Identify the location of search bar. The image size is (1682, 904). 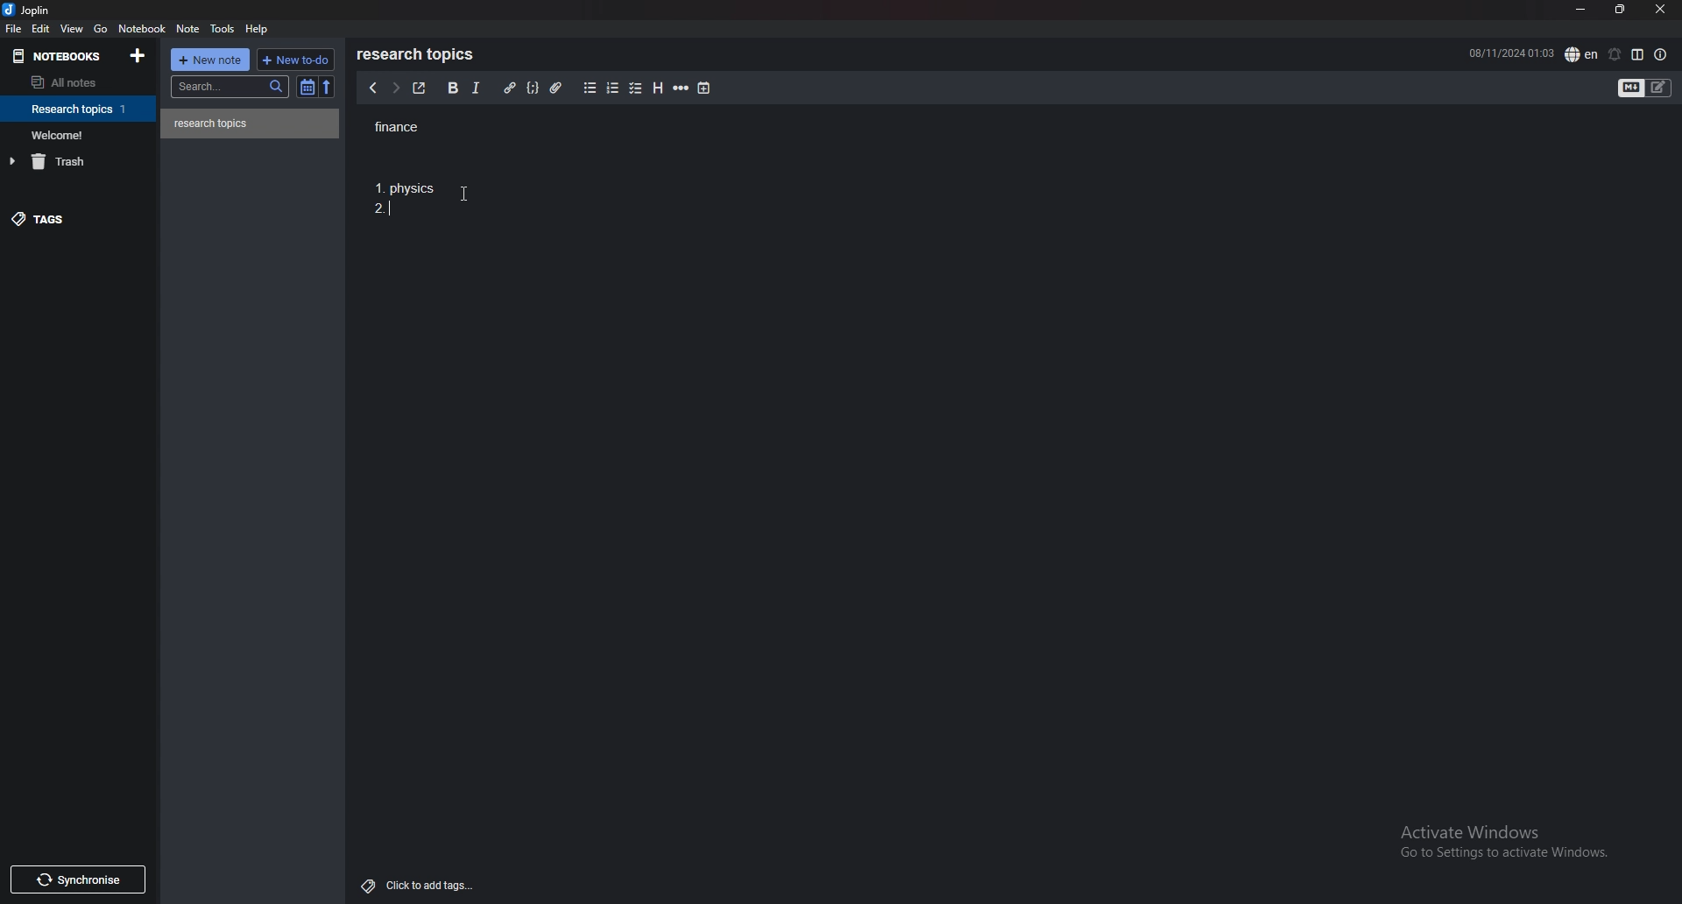
(231, 86).